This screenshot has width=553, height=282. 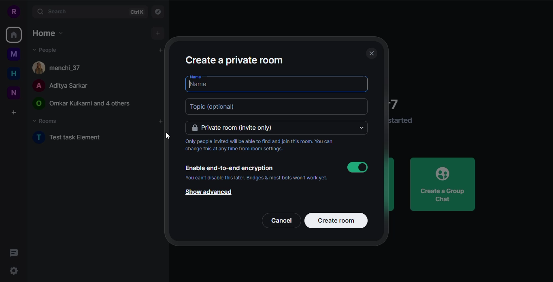 I want to click on cursor, so click(x=167, y=136).